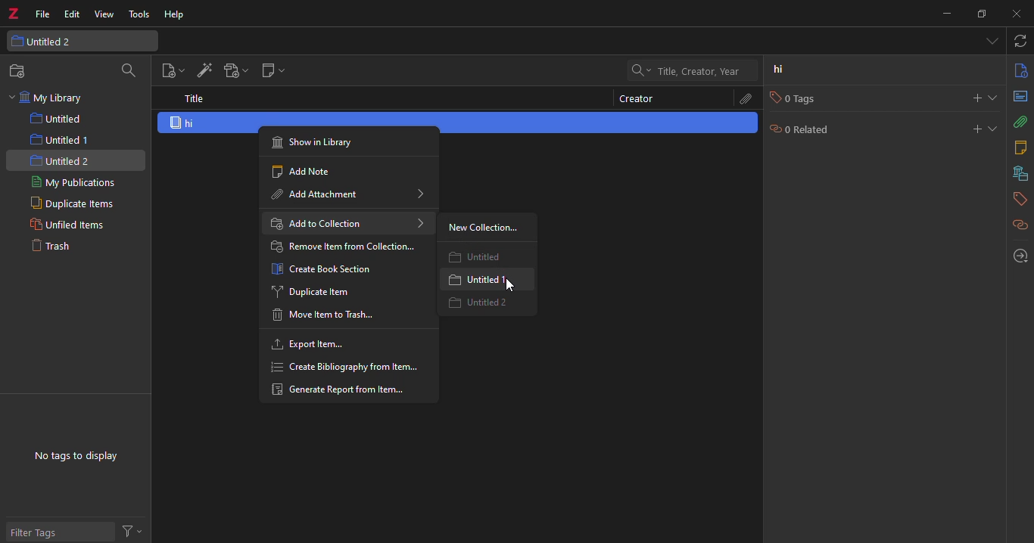  What do you see at coordinates (16, 14) in the screenshot?
I see `z` at bounding box center [16, 14].